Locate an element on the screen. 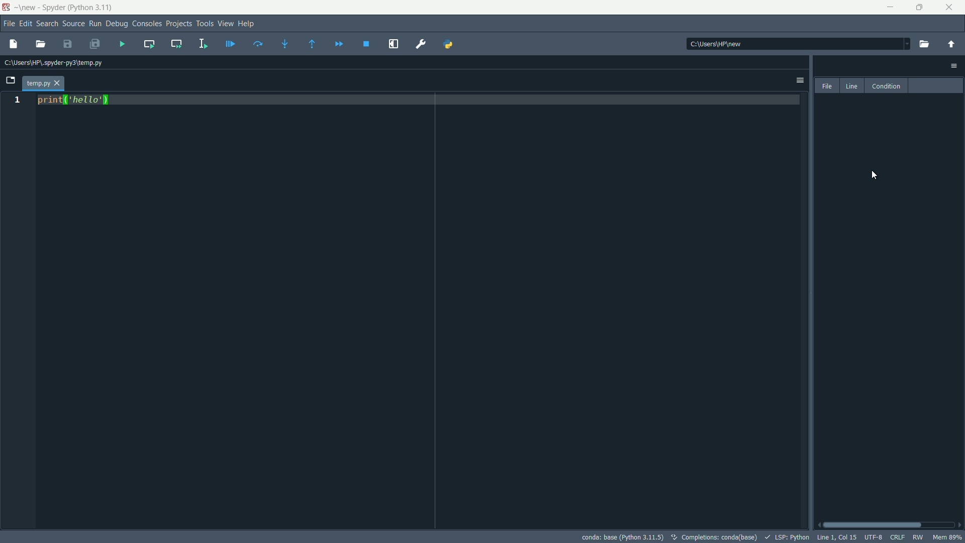  file encoding is located at coordinates (874, 538).